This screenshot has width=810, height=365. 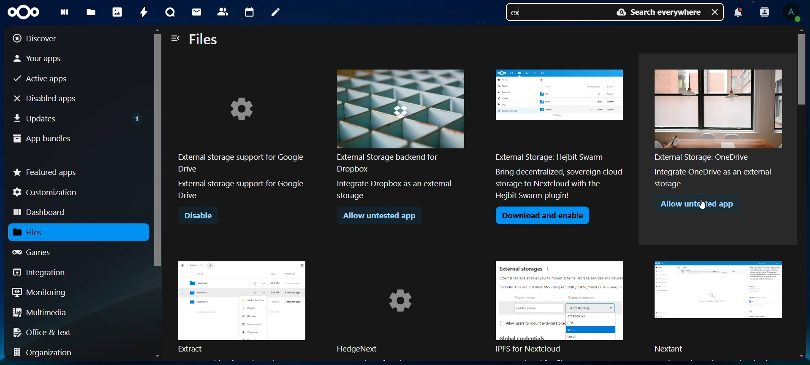 What do you see at coordinates (400, 134) in the screenshot?
I see `File access control Control access to files based onconditions[Featured |` at bounding box center [400, 134].